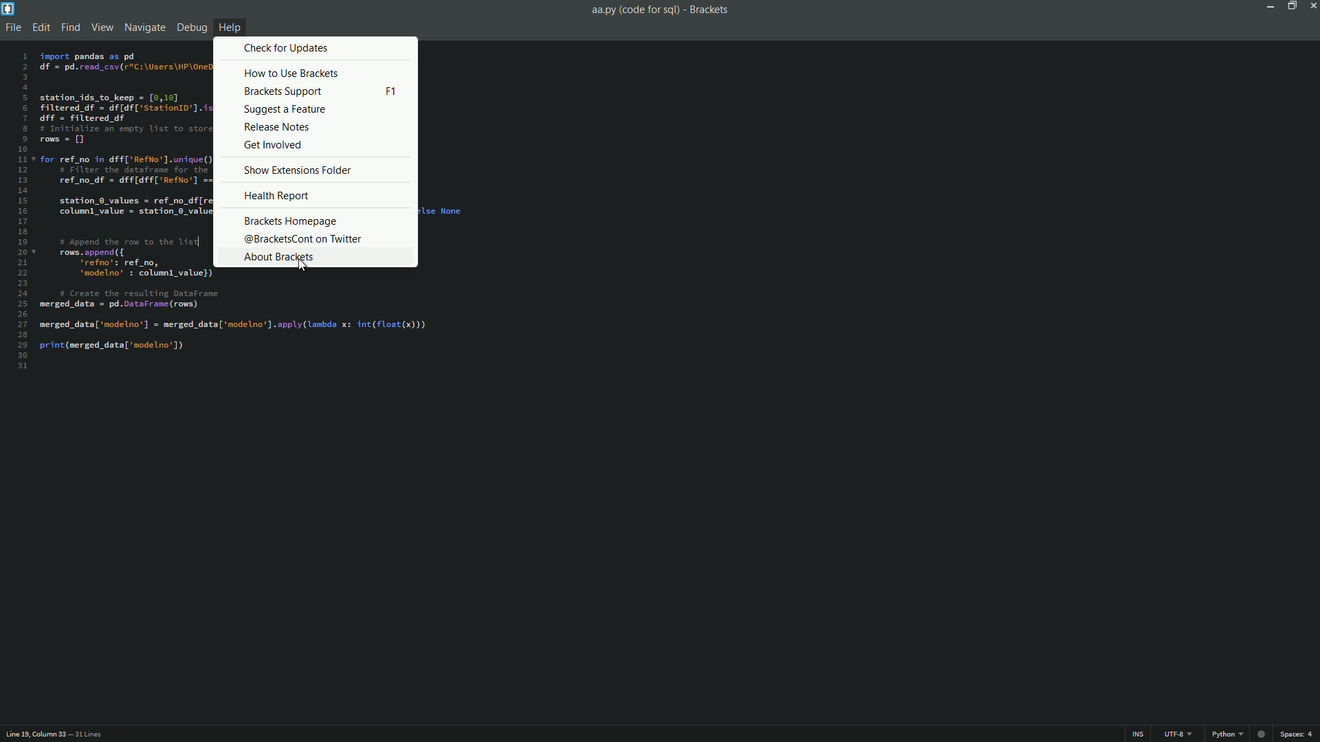 The image size is (1320, 742). Describe the element at coordinates (390, 91) in the screenshot. I see `keyboard shortcut` at that location.